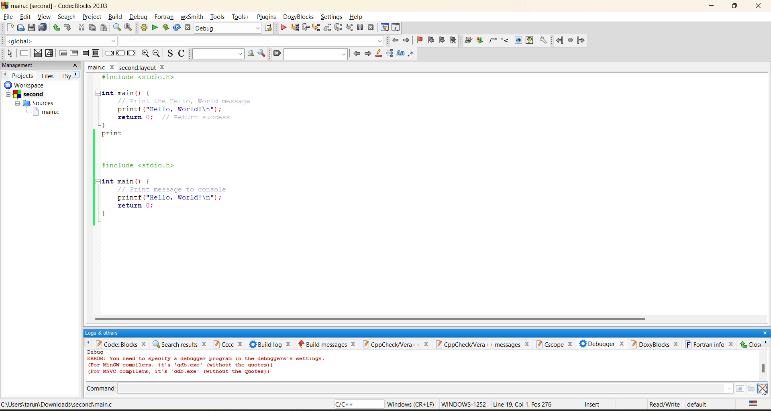  I want to click on highlight, so click(379, 54).